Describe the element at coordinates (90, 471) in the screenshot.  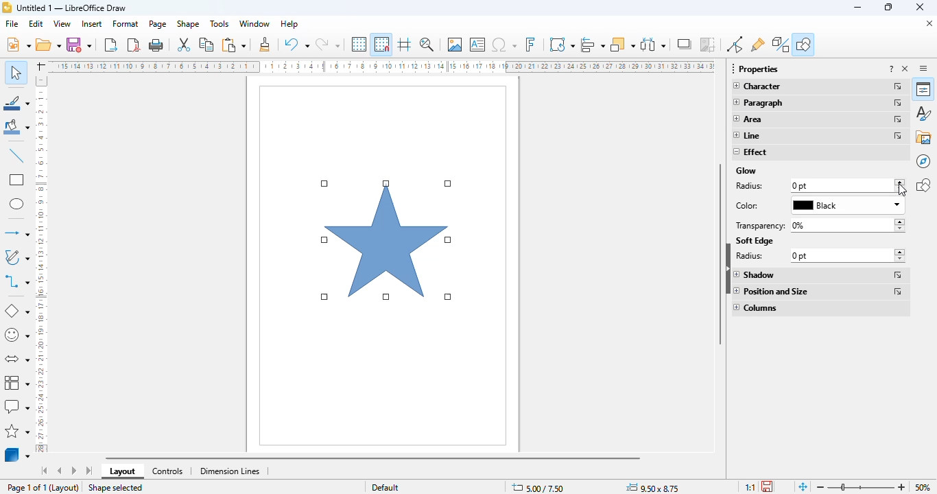
I see `scroll to last sheet` at that location.